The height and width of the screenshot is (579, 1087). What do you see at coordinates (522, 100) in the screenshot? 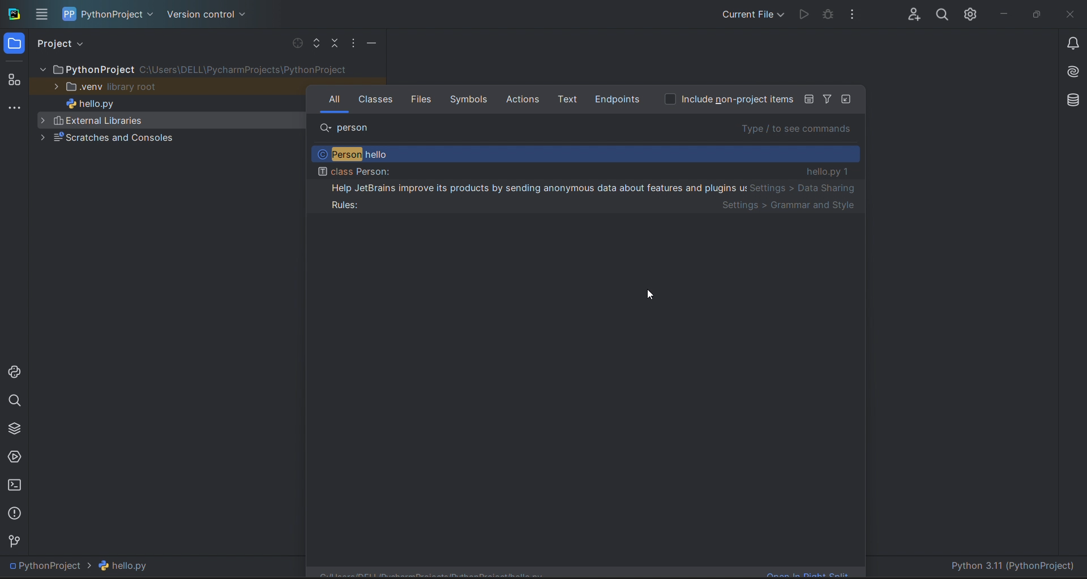
I see `actions` at bounding box center [522, 100].